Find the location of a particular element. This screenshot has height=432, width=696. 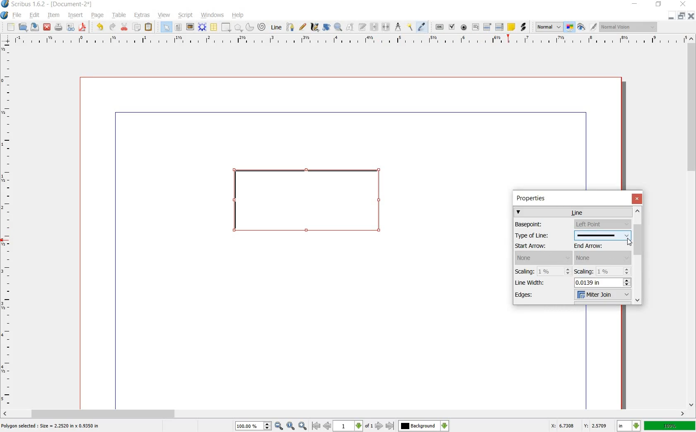

MINIMIZE is located at coordinates (672, 16).